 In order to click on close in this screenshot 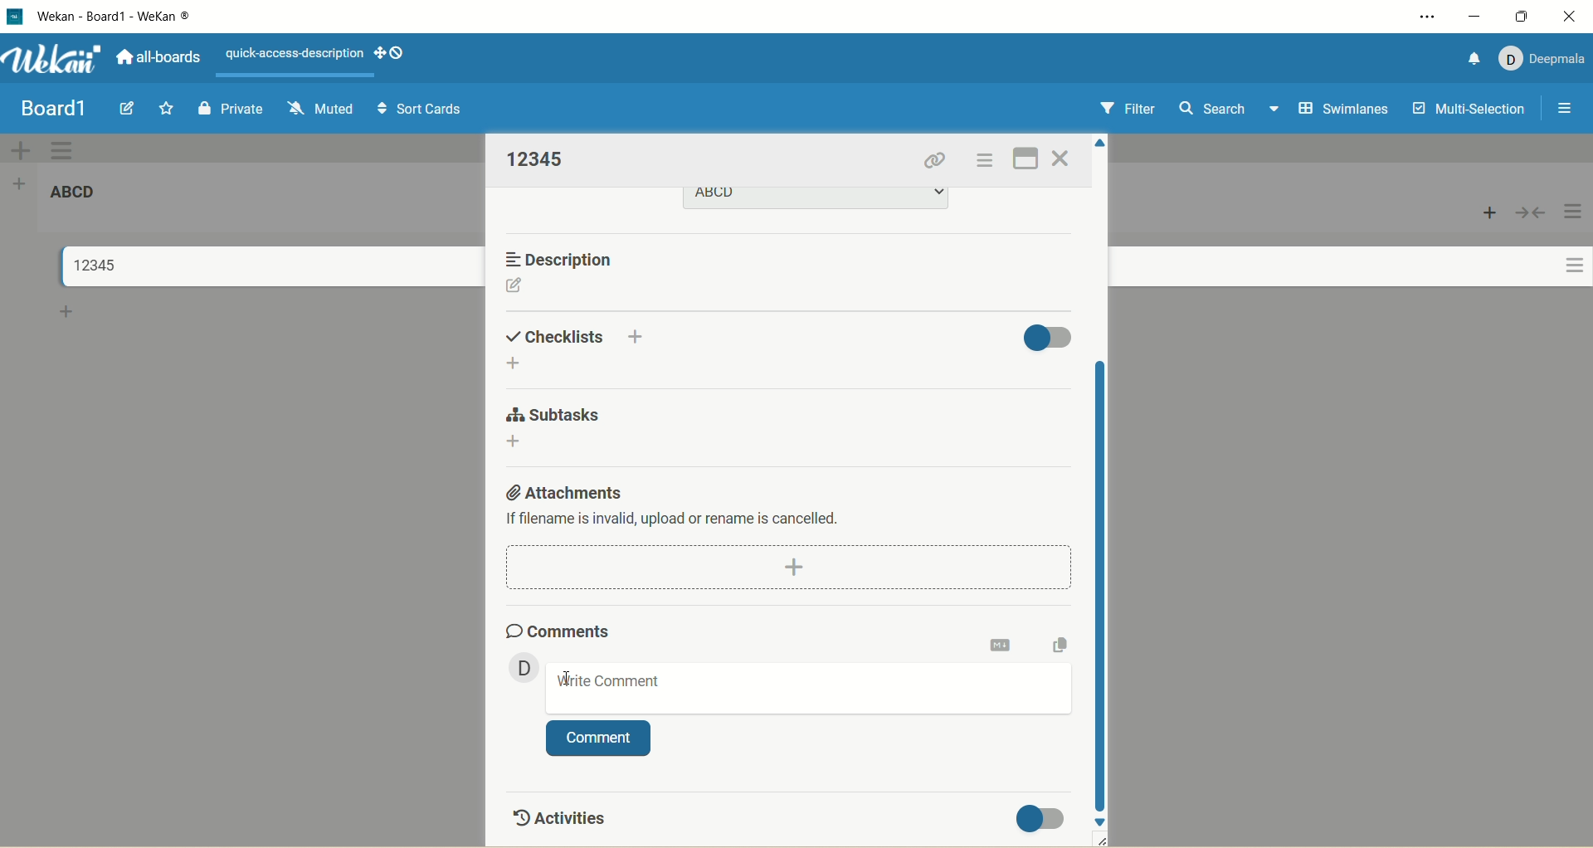, I will do `click(1061, 159)`.